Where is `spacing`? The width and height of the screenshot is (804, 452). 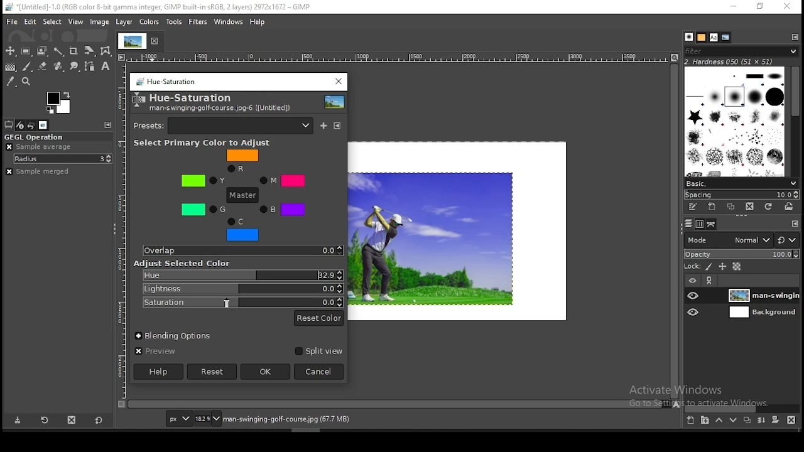 spacing is located at coordinates (740, 195).